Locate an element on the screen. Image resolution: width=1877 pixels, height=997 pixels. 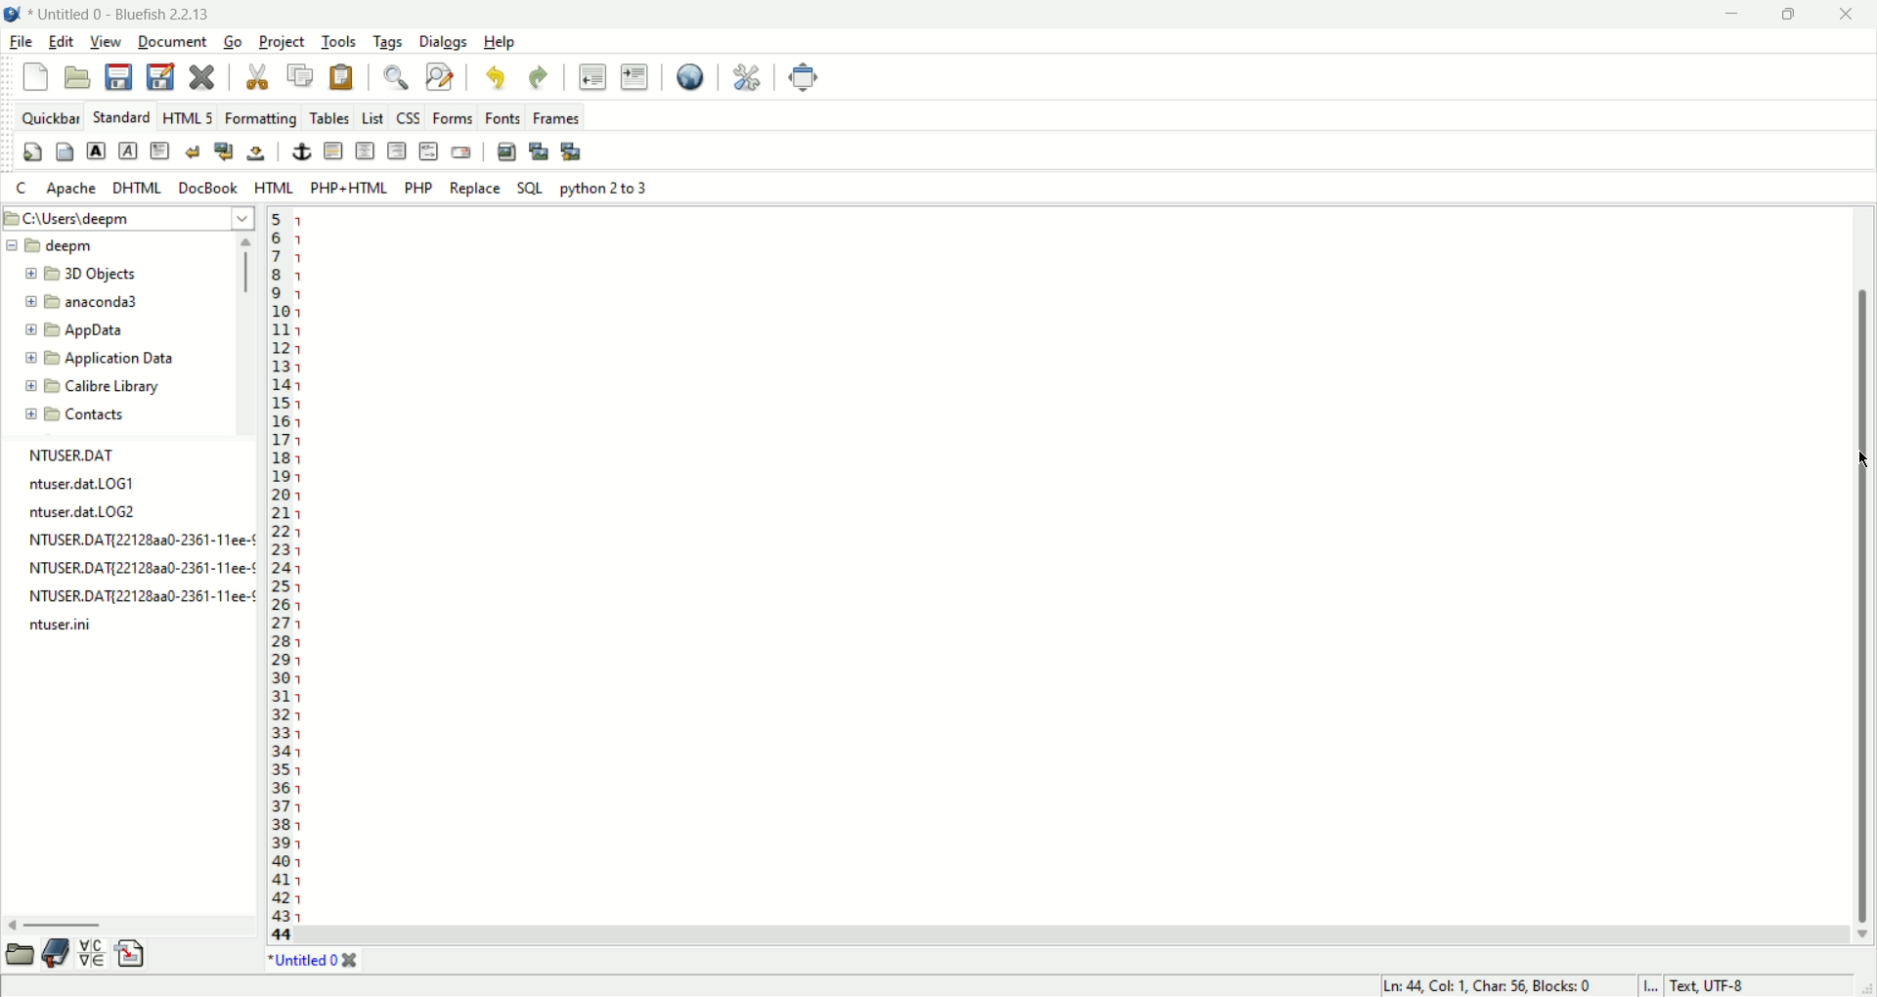
NTUSER.DAT

ntuser.dat.LOG1

ntuser.dat.LOG2
INTUSER.DAT{22128220-2361-11ee-¢
NTUSER.DAT{221282a0-2361-11ee-¢
INTUSER.DAT{22128220-2361-11ee-¢
ntuser.ini is located at coordinates (138, 540).